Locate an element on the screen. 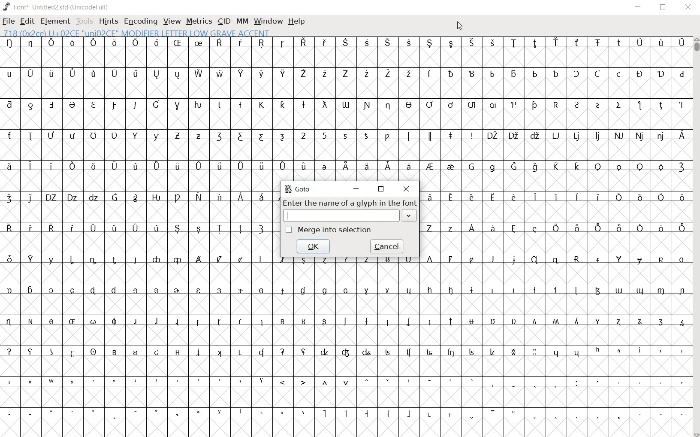 Image resolution: width=700 pixels, height=437 pixels. cancel is located at coordinates (386, 246).